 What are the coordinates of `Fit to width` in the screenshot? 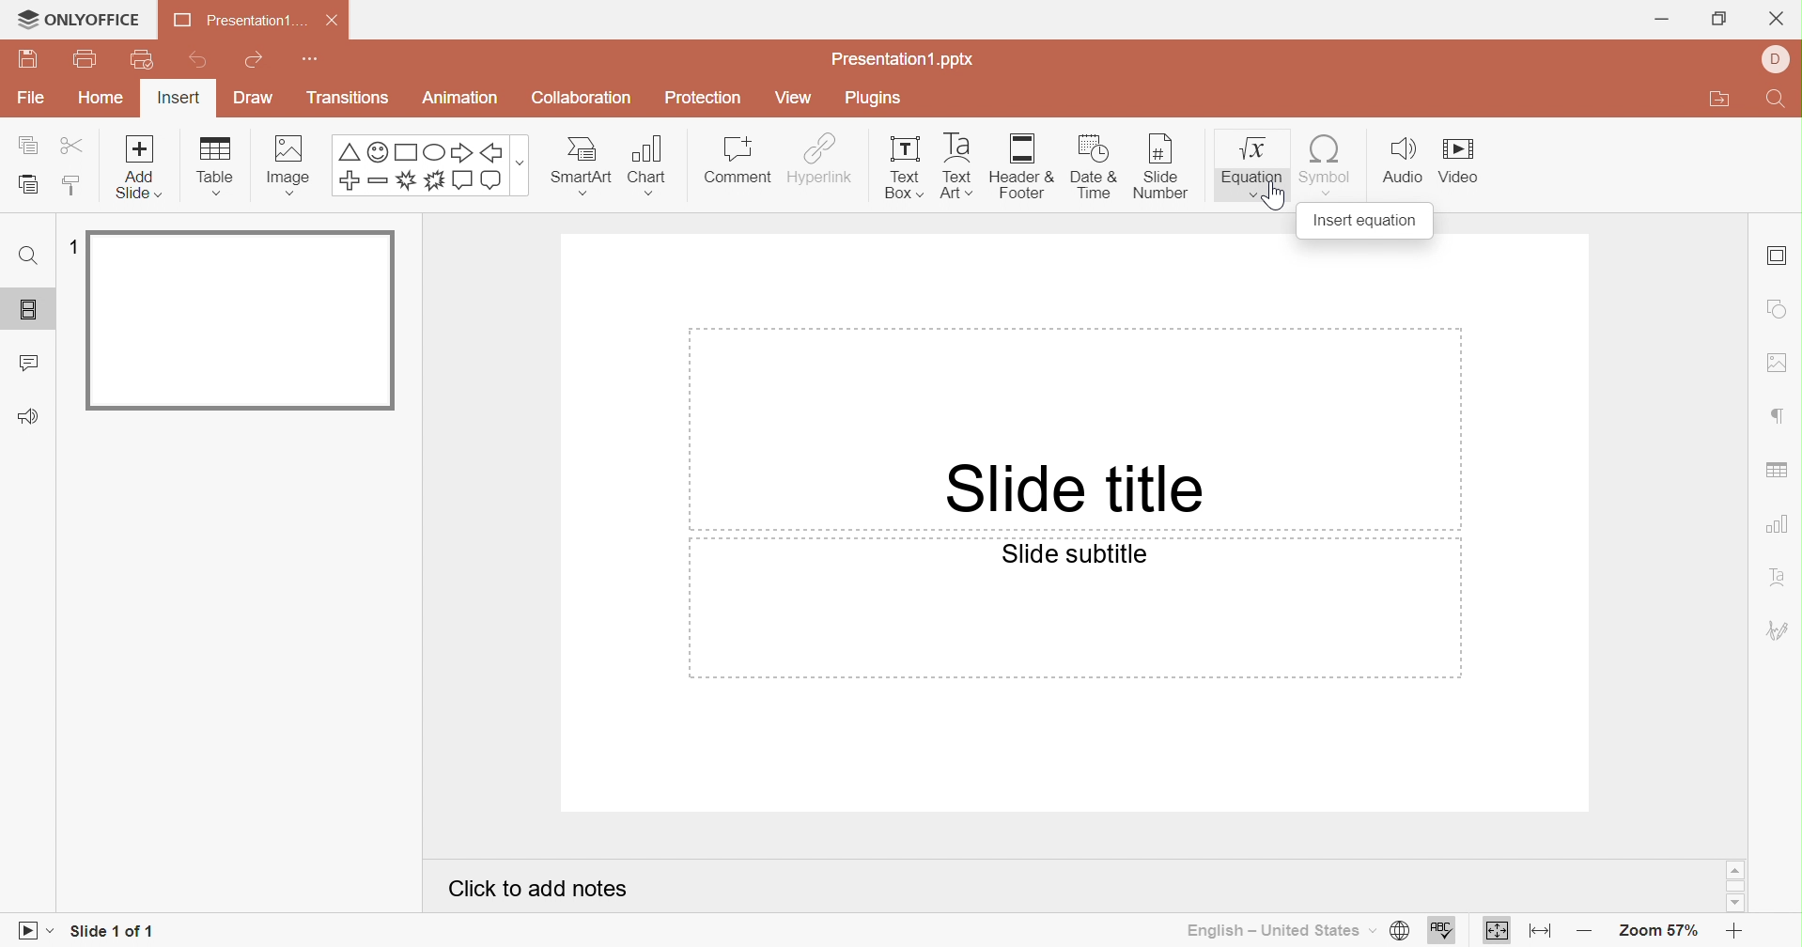 It's located at (1540, 934).